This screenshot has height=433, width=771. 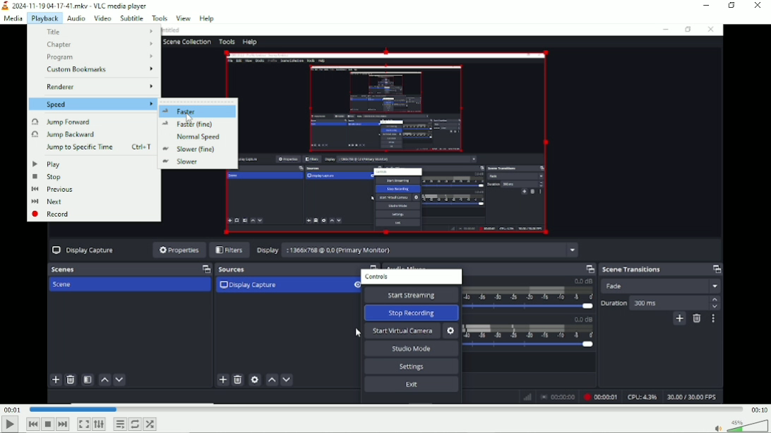 What do you see at coordinates (150, 425) in the screenshot?
I see `random` at bounding box center [150, 425].